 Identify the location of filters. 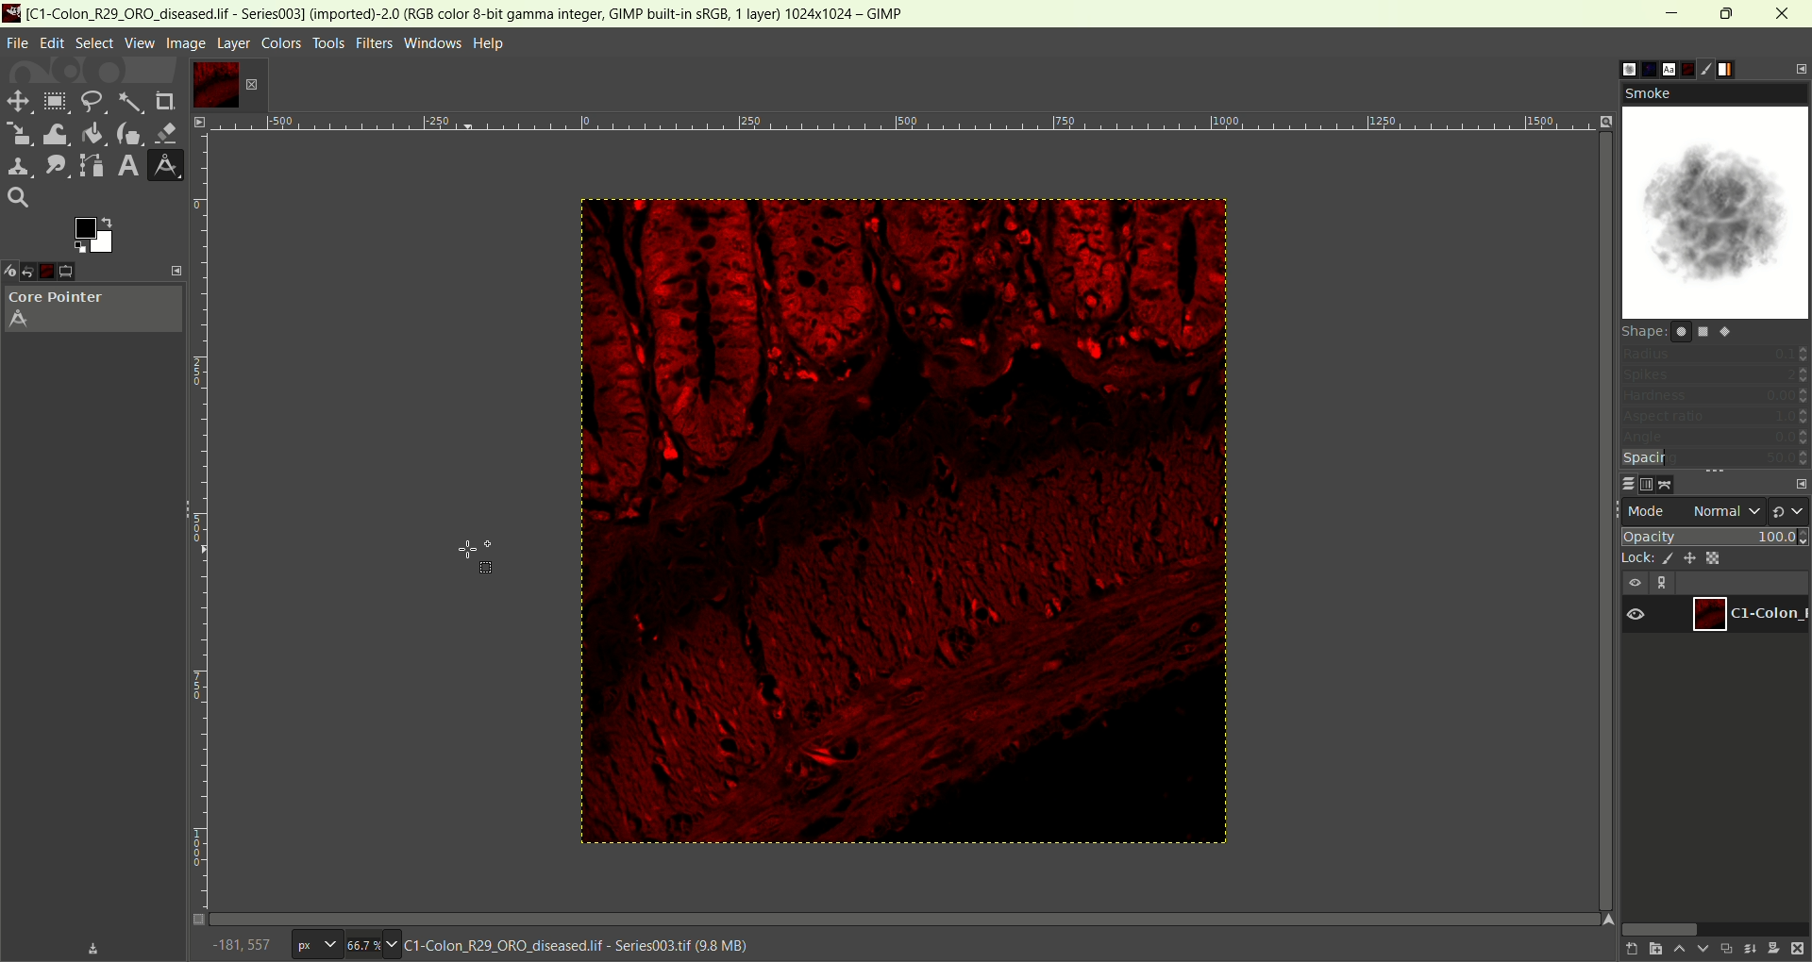
(375, 43).